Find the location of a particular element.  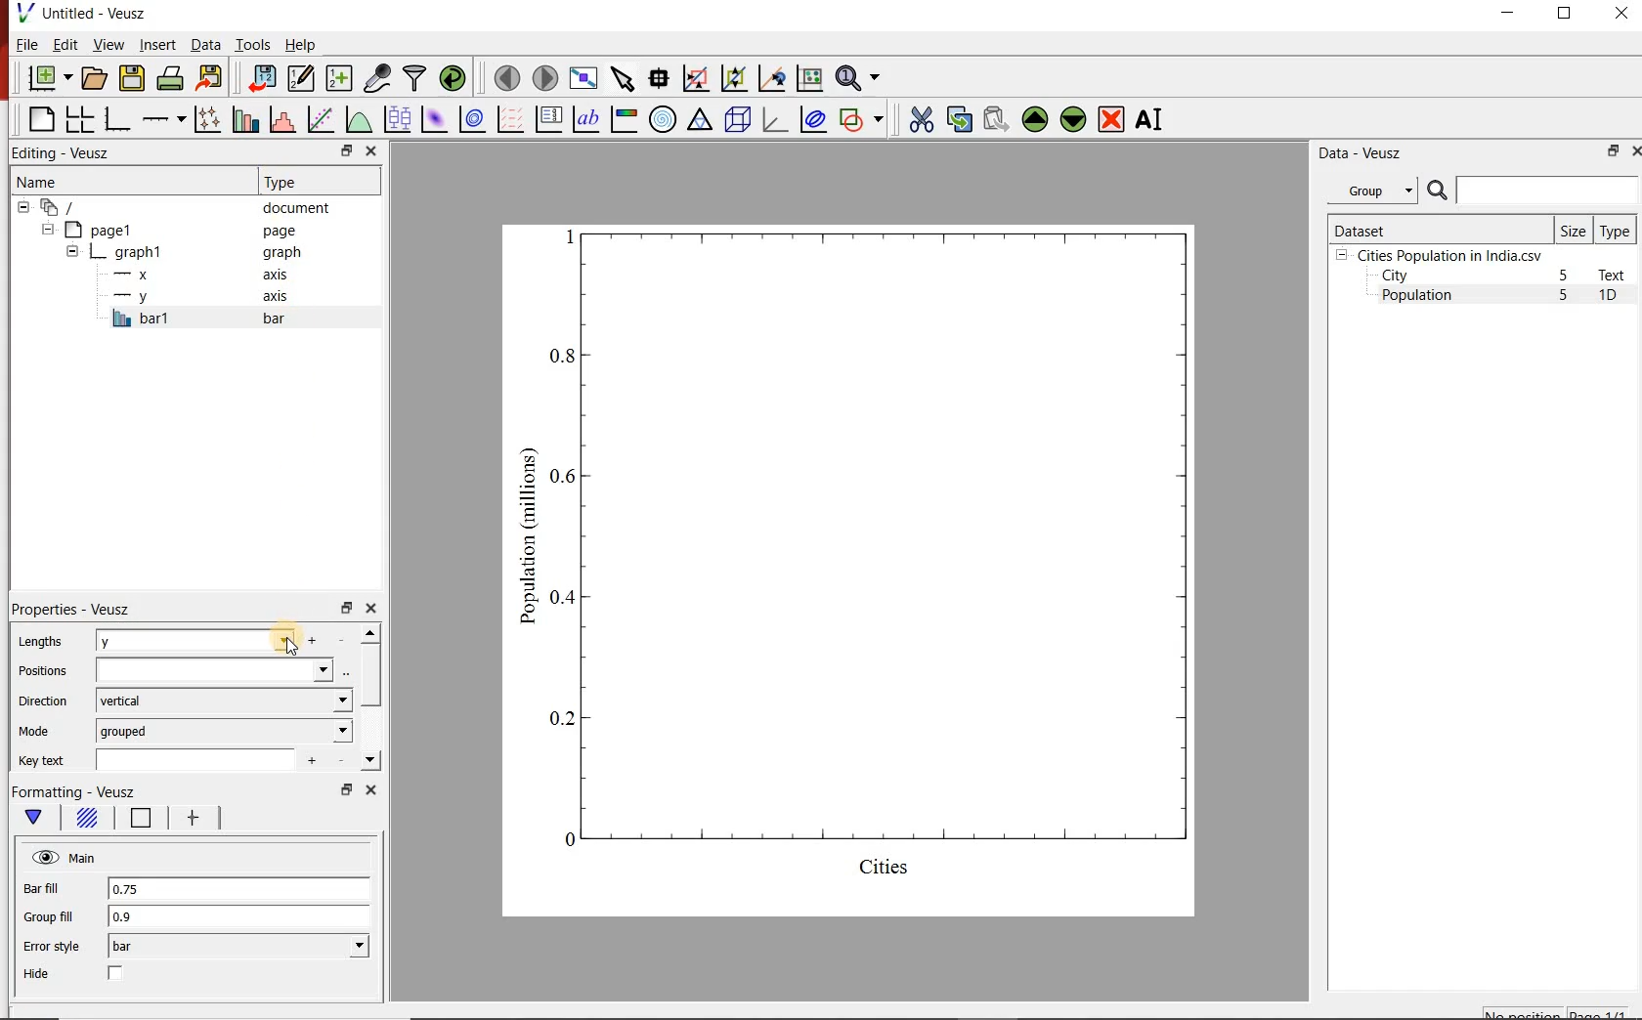

Main is located at coordinates (65, 858).